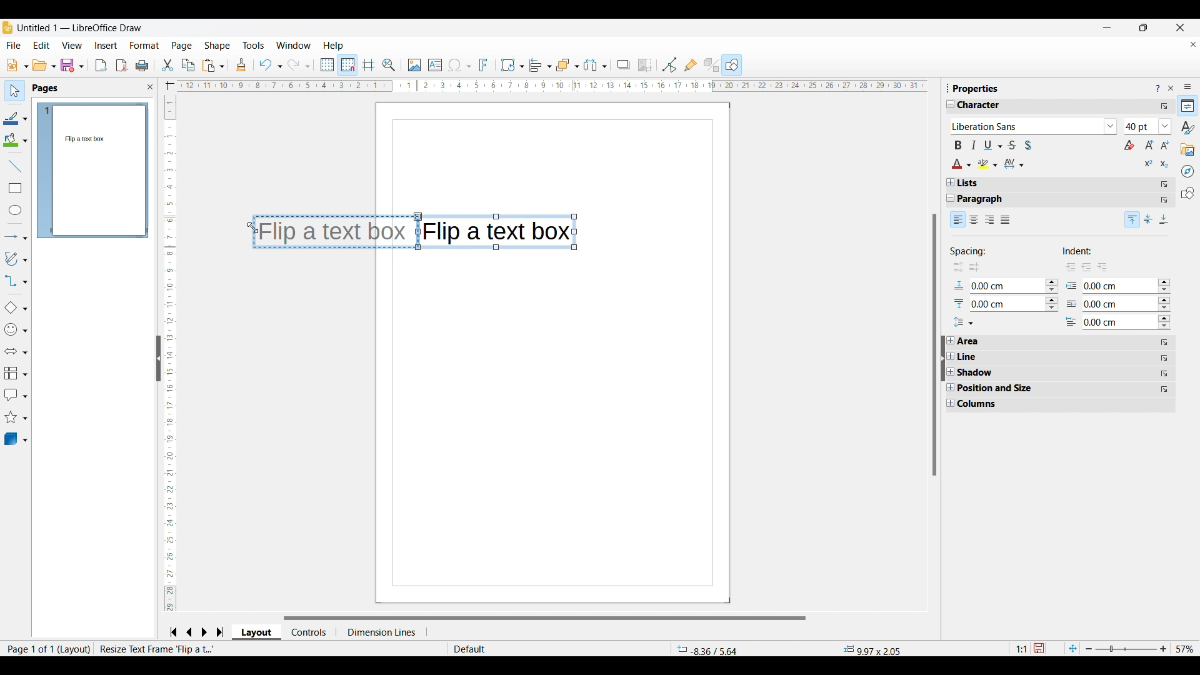  Describe the element at coordinates (1114, 322) in the screenshot. I see `0.00 cm` at that location.